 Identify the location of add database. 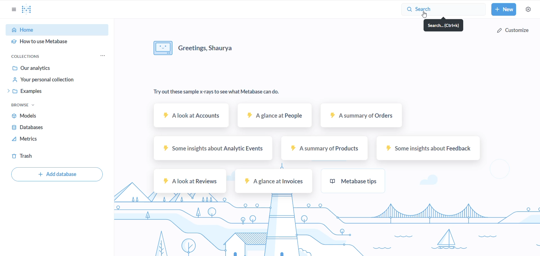
(58, 176).